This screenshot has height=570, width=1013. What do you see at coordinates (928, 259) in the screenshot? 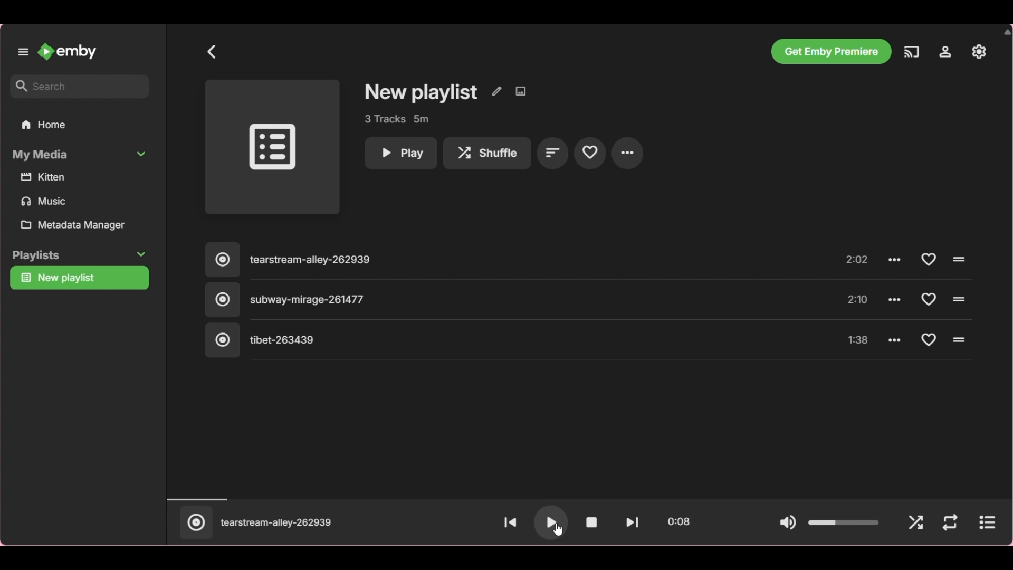
I see `Add respective song to favorites` at bounding box center [928, 259].